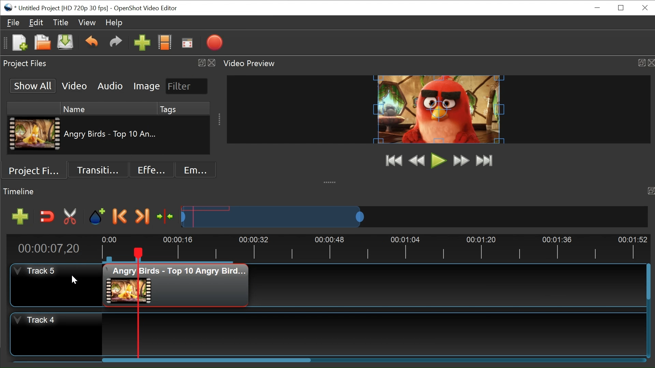 This screenshot has height=368, width=655. I want to click on Import Files, so click(142, 43).